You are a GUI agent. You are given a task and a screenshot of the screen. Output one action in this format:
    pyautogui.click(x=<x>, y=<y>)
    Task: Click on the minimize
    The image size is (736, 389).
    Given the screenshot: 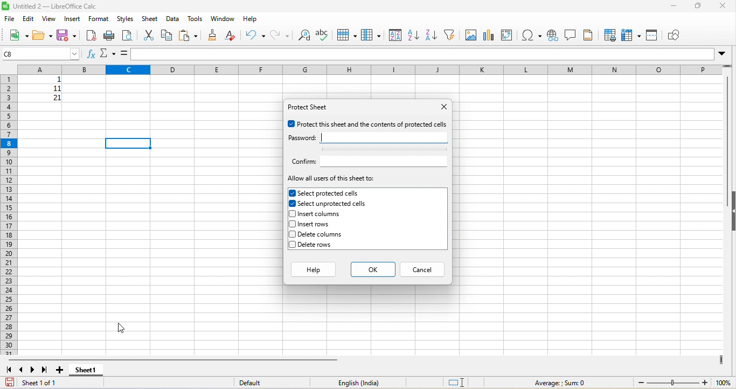 What is the action you would take?
    pyautogui.click(x=675, y=6)
    